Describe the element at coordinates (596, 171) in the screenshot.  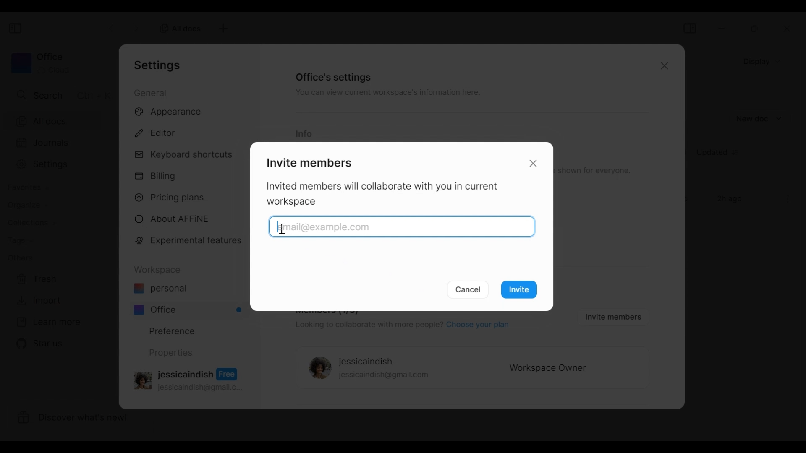
I see `Only an owner can edit the workspace avatar and name. Changes will be shown for everyone.` at that location.